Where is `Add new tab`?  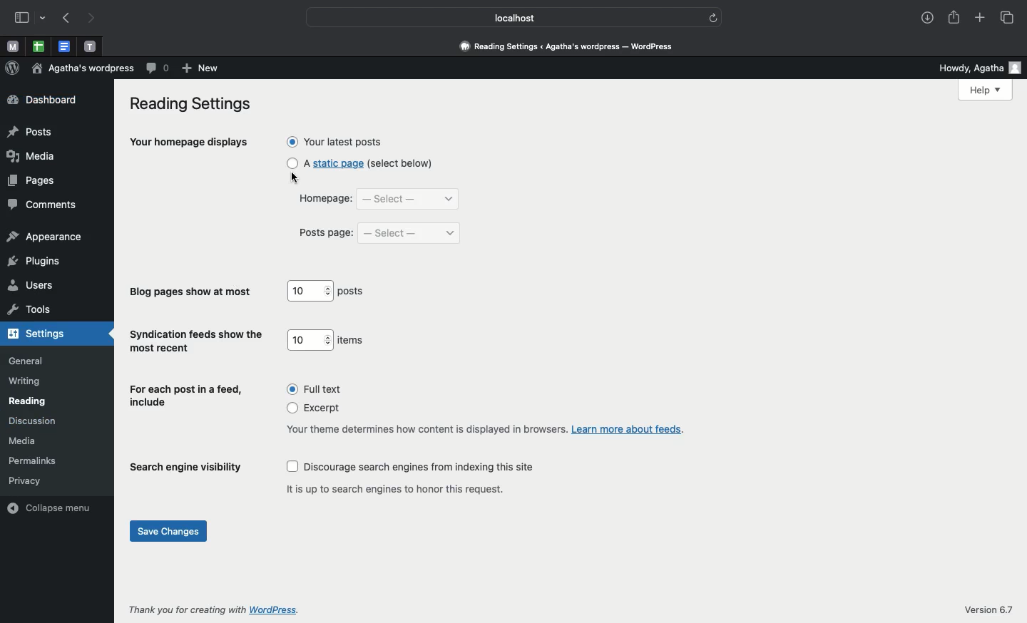 Add new tab is located at coordinates (980, 16).